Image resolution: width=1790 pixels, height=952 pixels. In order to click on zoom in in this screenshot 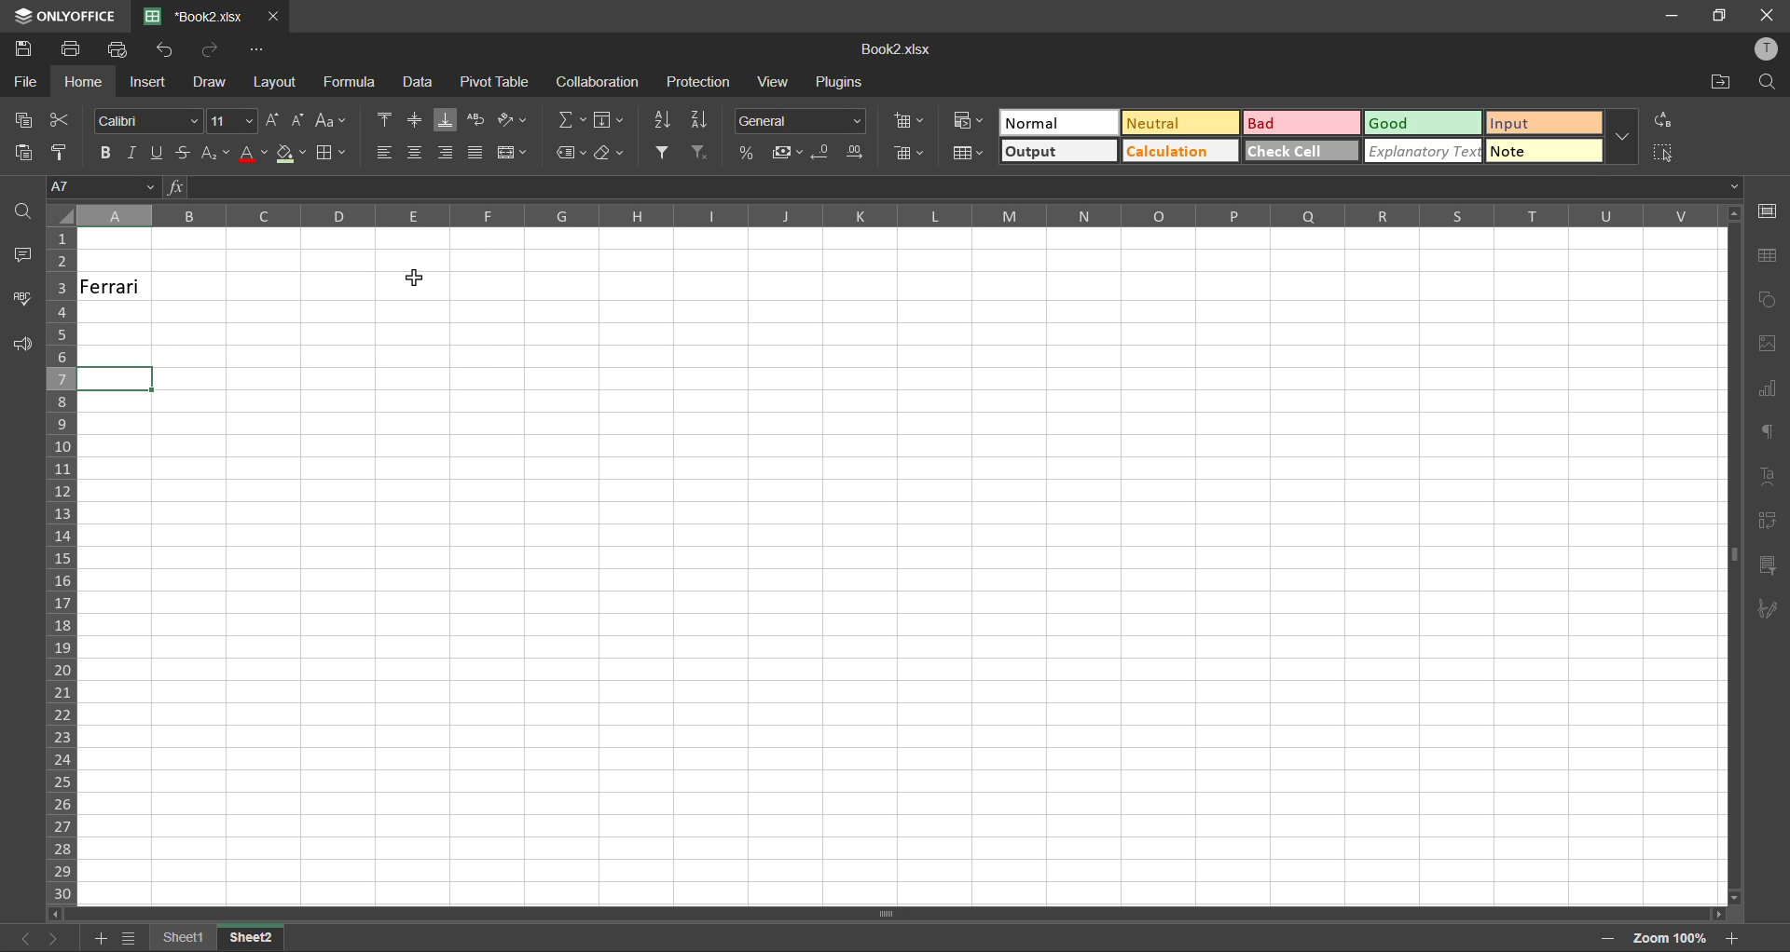, I will do `click(1728, 936)`.